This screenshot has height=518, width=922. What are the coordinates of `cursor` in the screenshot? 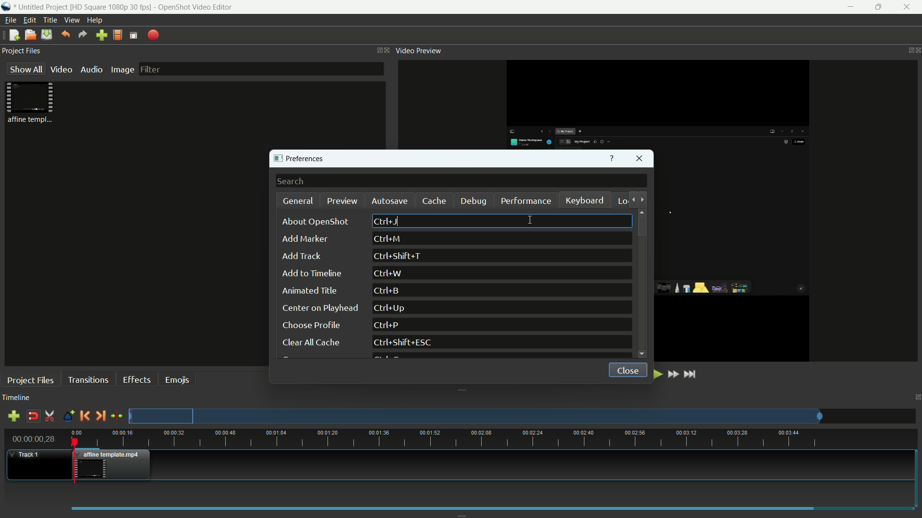 It's located at (400, 221).